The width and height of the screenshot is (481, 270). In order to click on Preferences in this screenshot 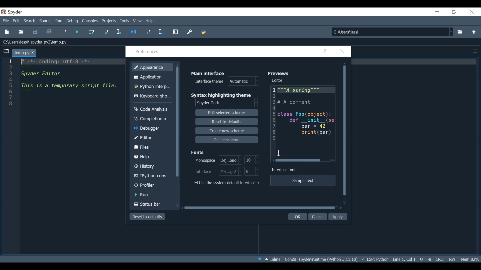, I will do `click(148, 51)`.